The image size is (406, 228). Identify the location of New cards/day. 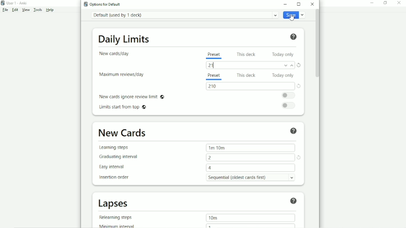
(115, 53).